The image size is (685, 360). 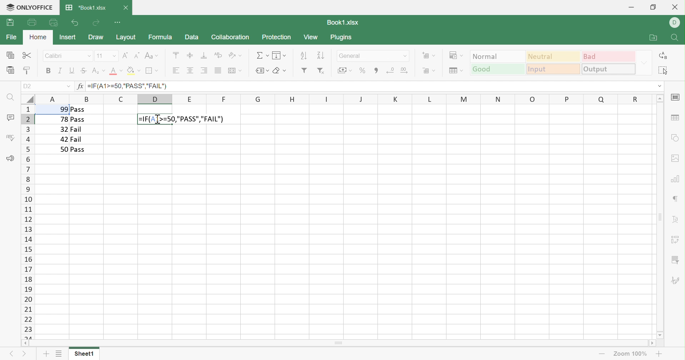 I want to click on Fail, so click(x=76, y=130).